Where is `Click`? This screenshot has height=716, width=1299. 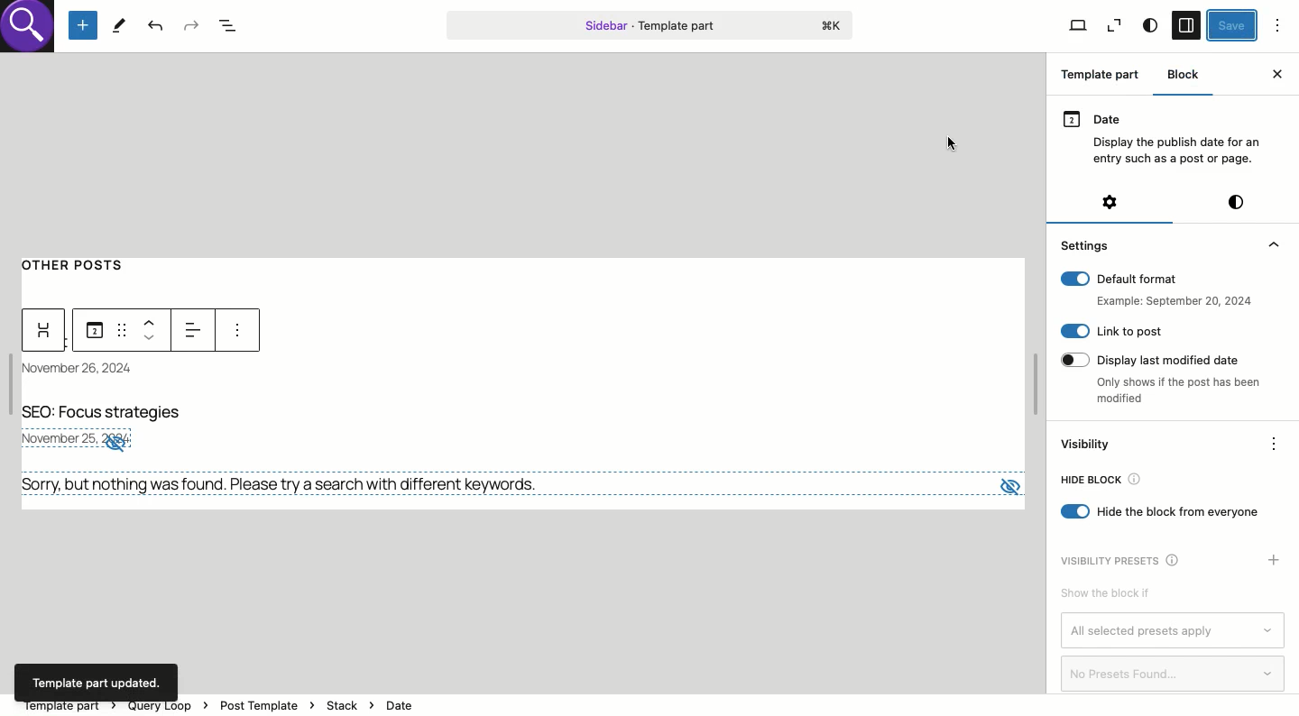 Click is located at coordinates (954, 142).